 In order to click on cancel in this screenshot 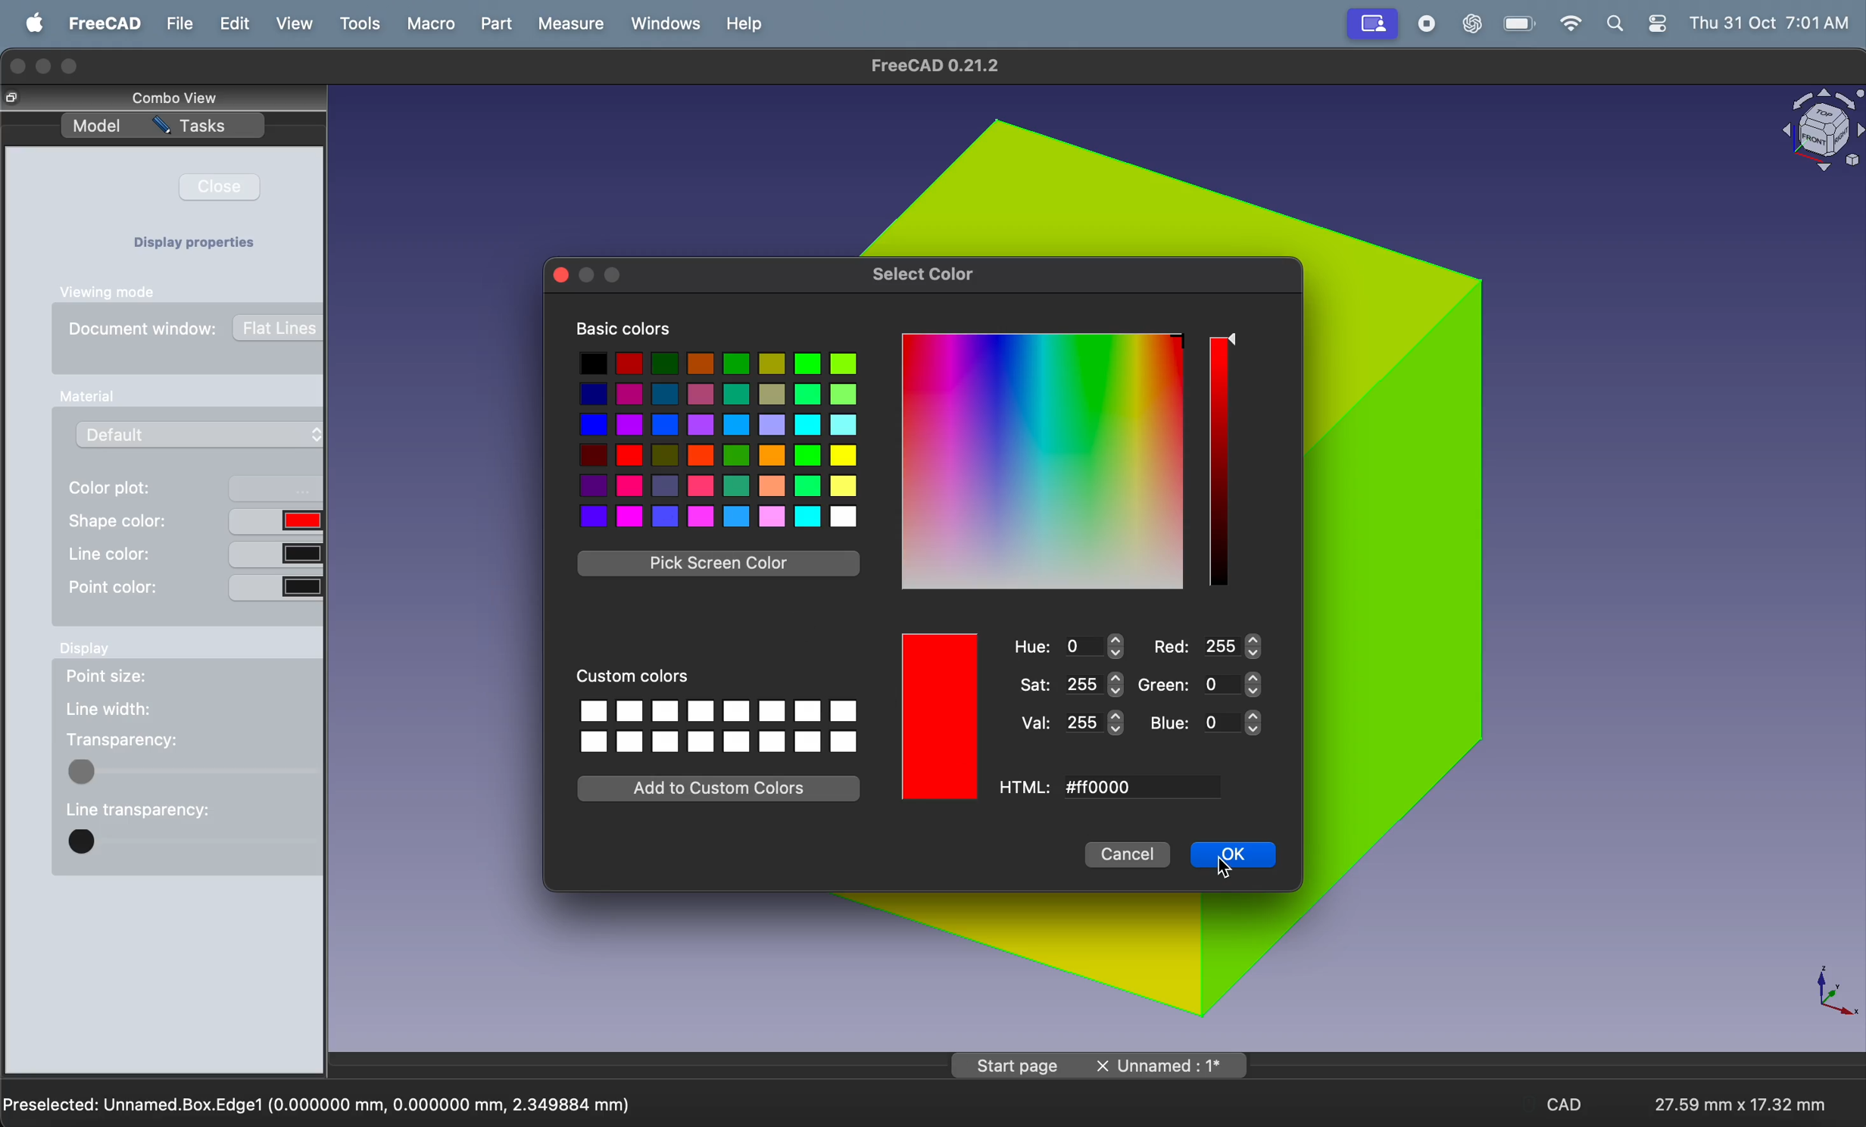, I will do `click(1128, 856)`.